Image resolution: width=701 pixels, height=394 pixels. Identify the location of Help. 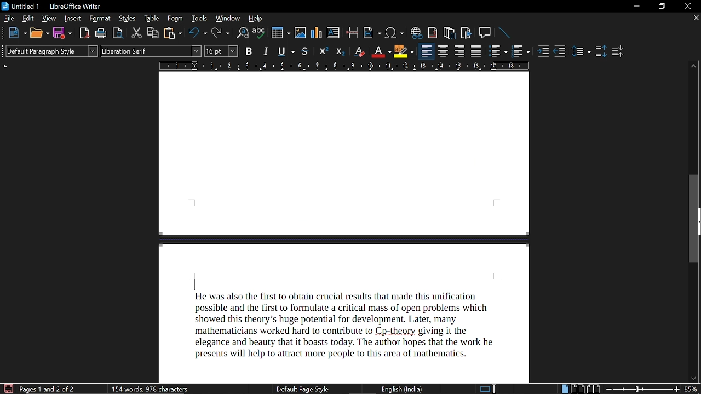
(257, 19).